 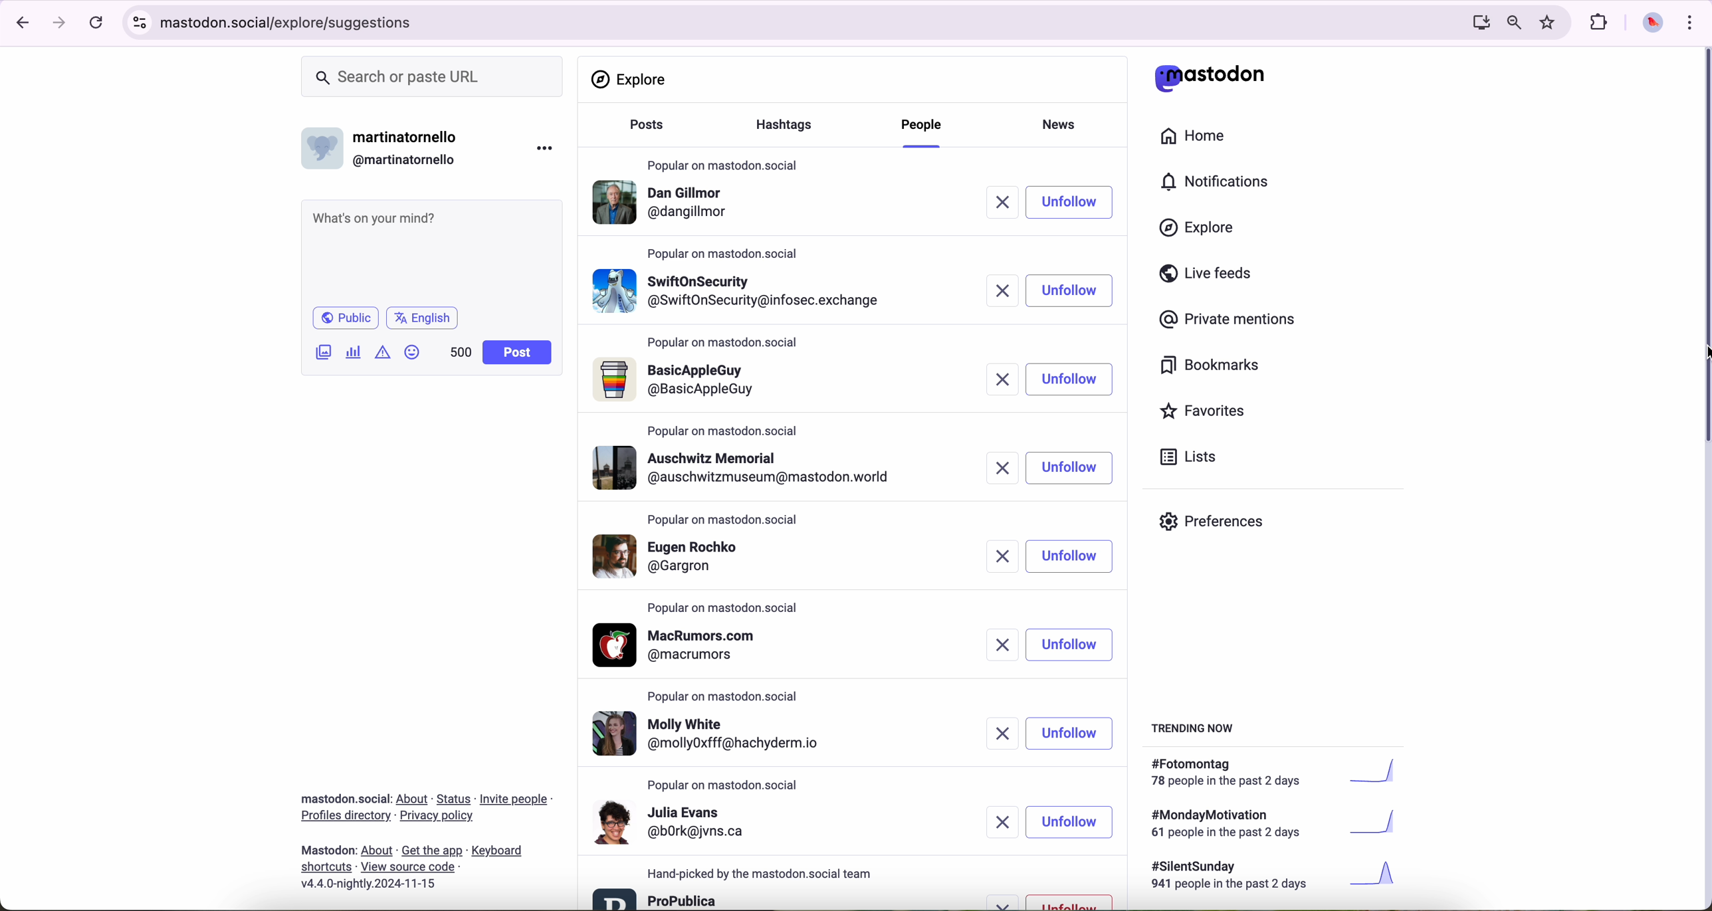 What do you see at coordinates (681, 381) in the screenshot?
I see `profile` at bounding box center [681, 381].